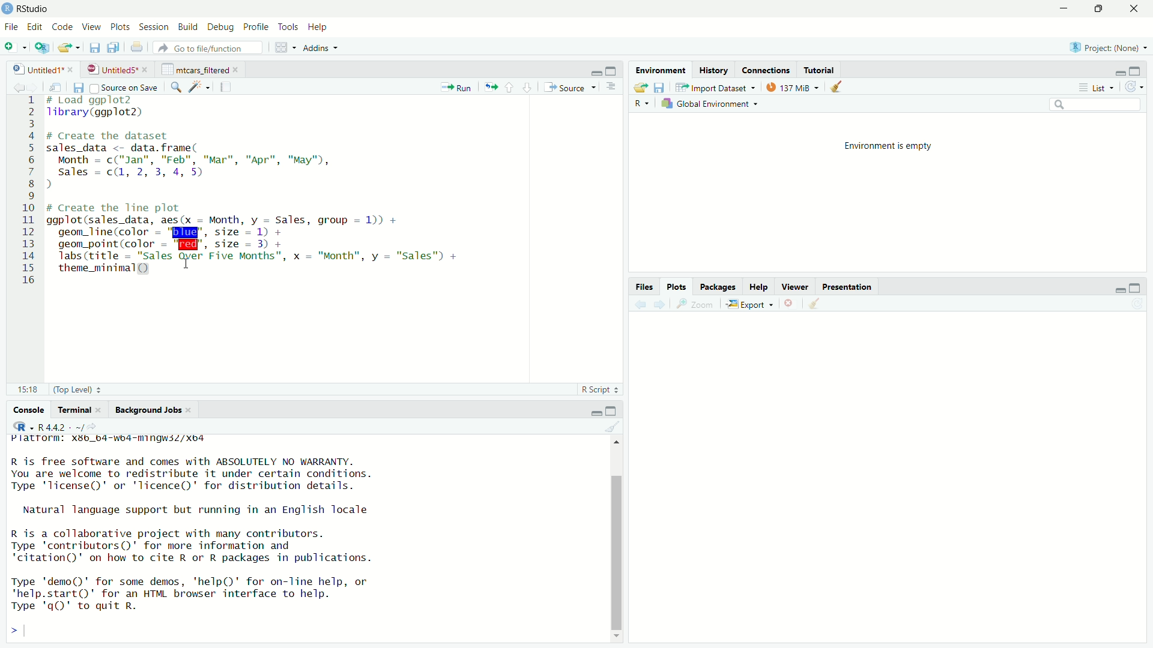  I want to click on Zoom, so click(698, 304).